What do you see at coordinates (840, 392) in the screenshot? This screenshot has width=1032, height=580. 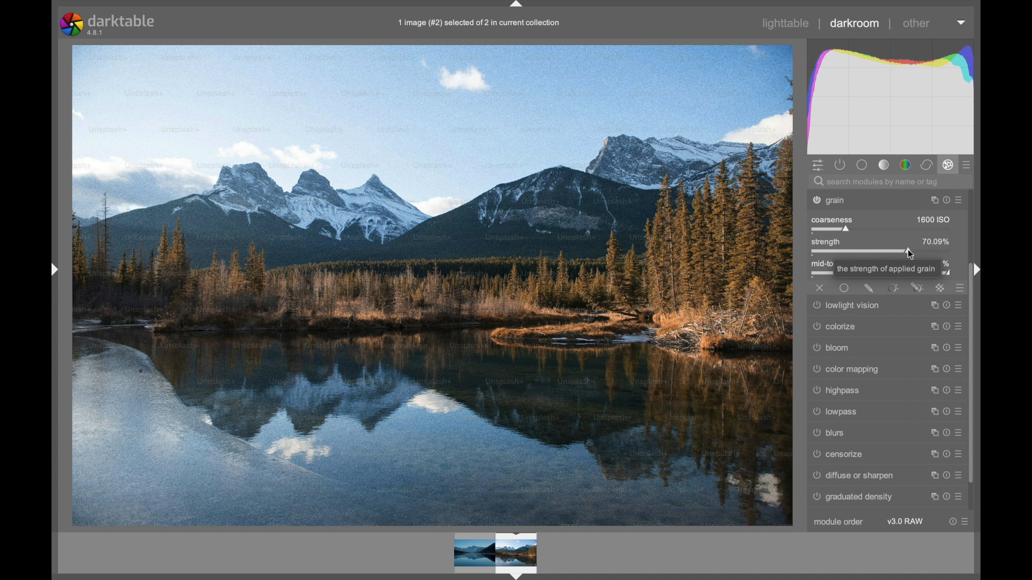 I see `highpass` at bounding box center [840, 392].